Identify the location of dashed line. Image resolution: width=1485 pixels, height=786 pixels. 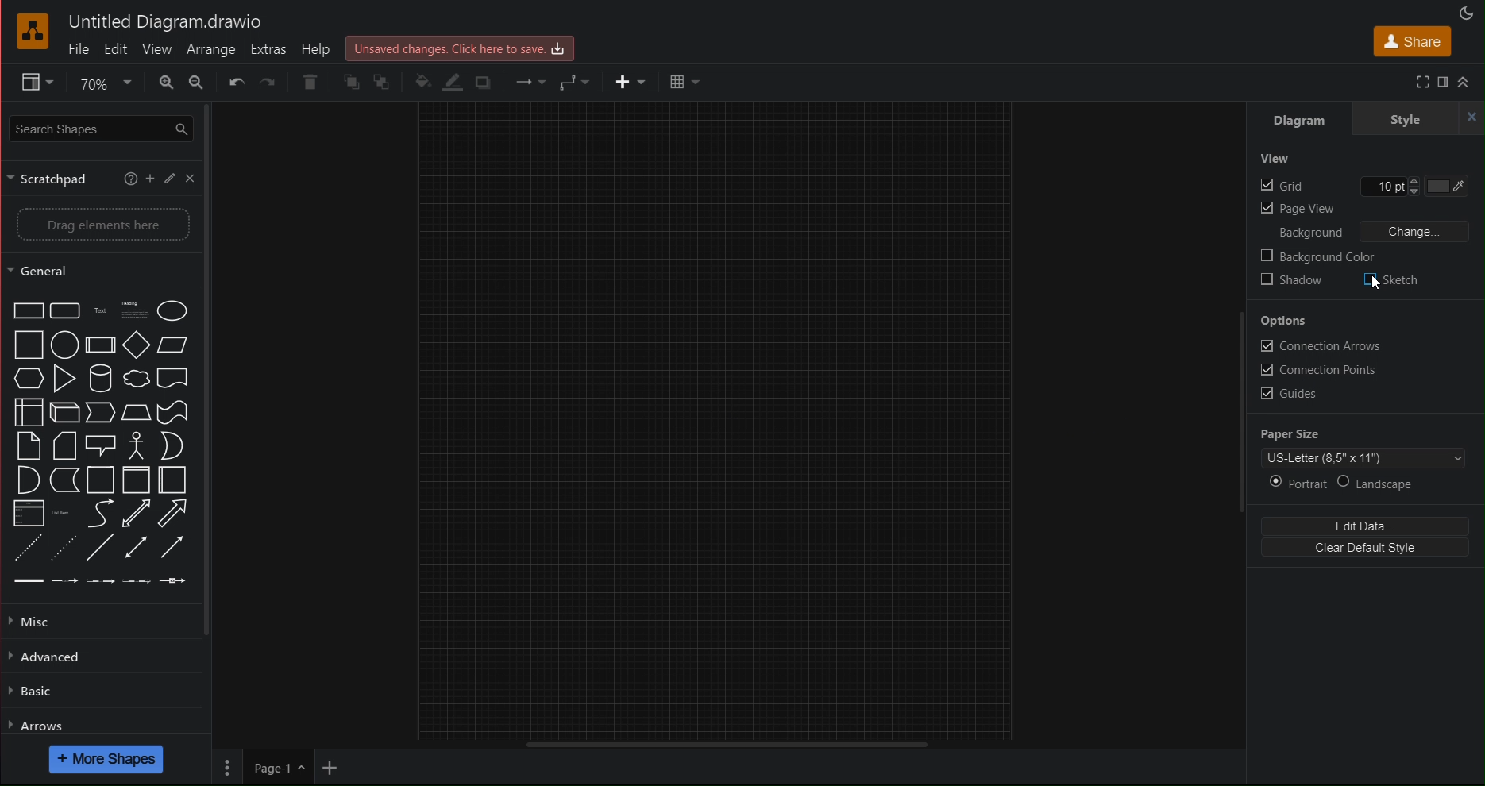
(26, 549).